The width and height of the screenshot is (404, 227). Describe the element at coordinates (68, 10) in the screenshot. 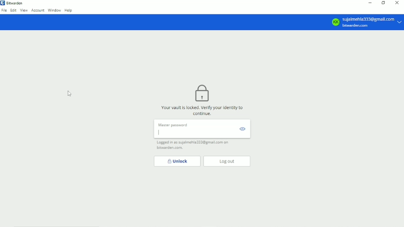

I see `Help` at that location.